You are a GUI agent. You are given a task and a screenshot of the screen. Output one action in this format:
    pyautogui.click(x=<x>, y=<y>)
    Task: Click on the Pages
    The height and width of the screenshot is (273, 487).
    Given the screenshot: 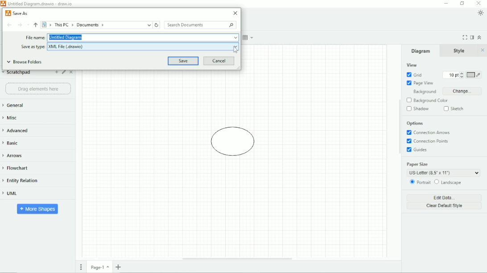 What is the action you would take?
    pyautogui.click(x=81, y=268)
    